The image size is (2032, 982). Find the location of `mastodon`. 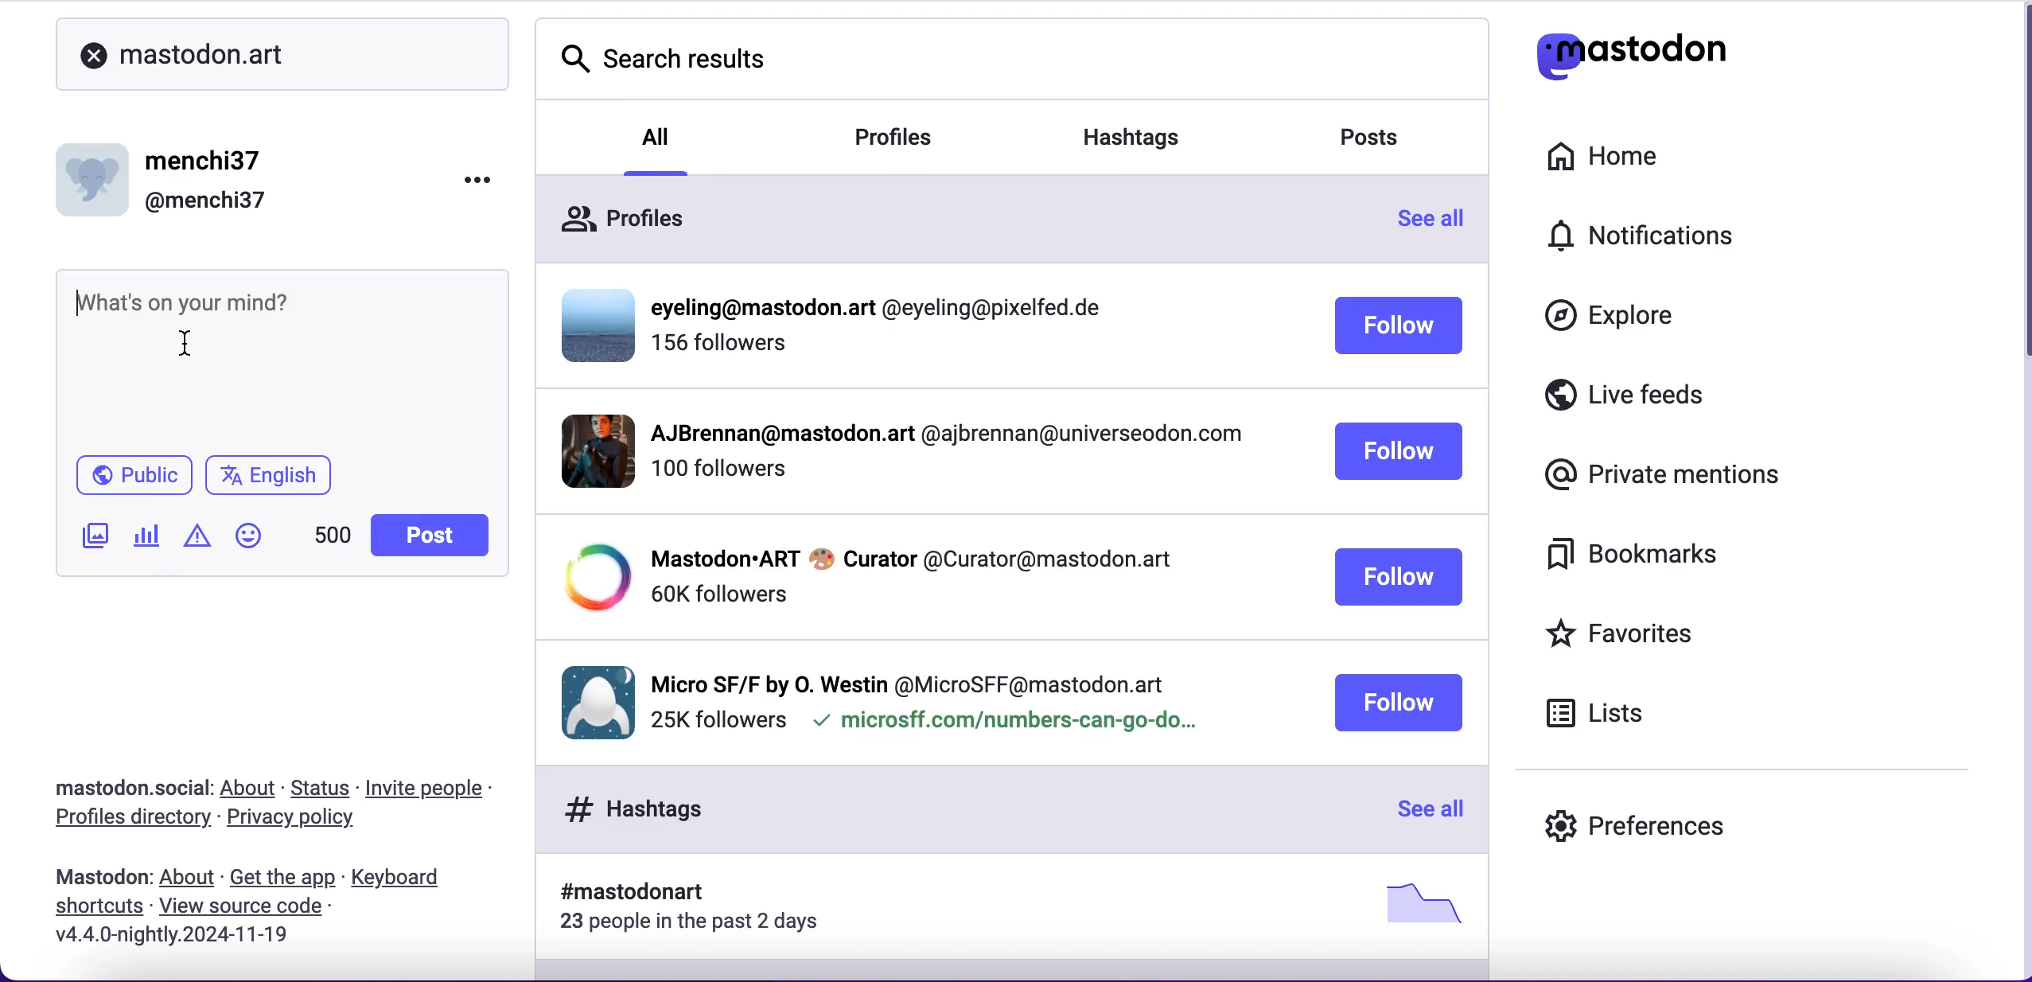

mastodon is located at coordinates (96, 878).